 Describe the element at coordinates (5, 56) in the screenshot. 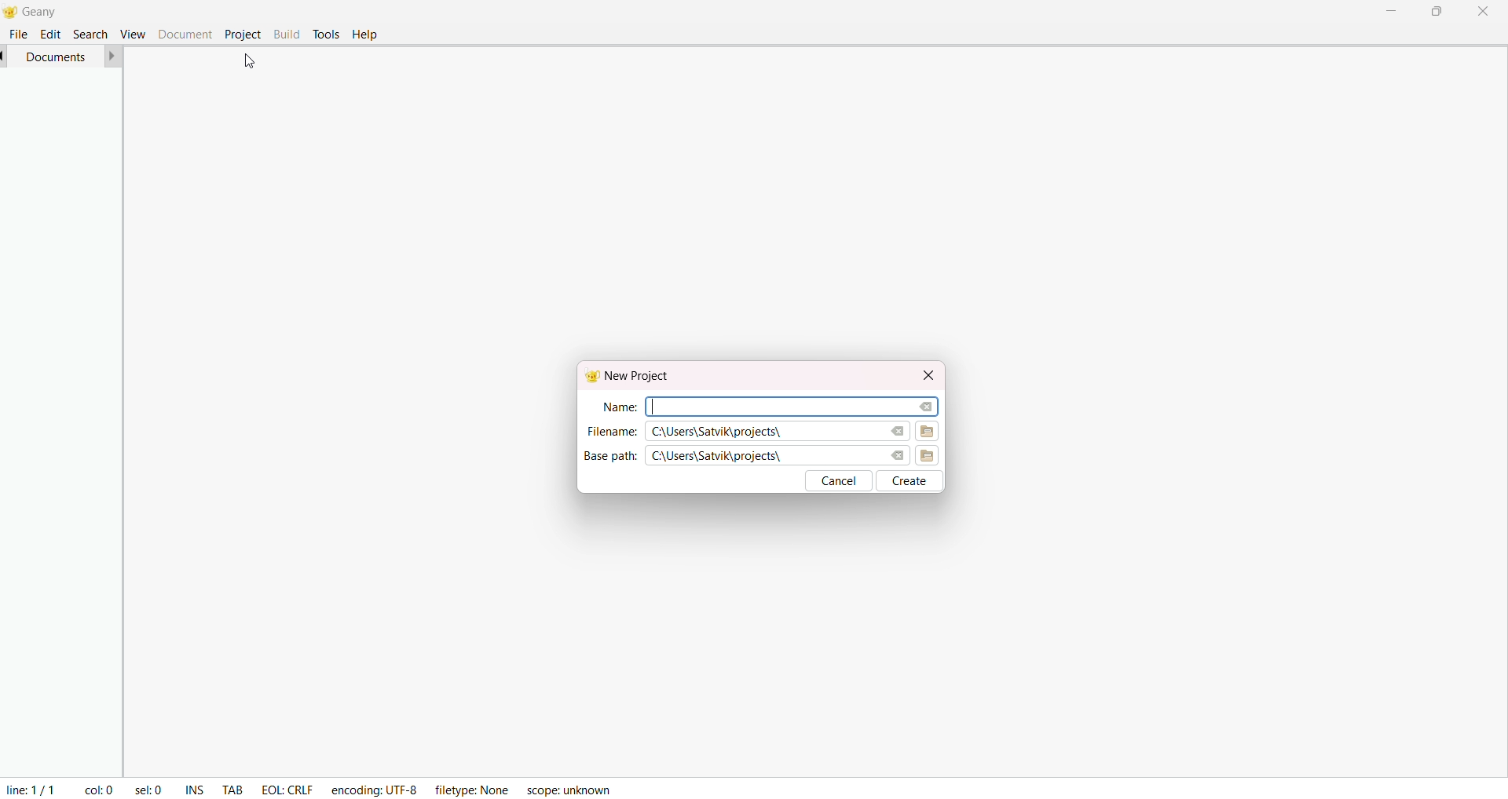

I see `back` at that location.